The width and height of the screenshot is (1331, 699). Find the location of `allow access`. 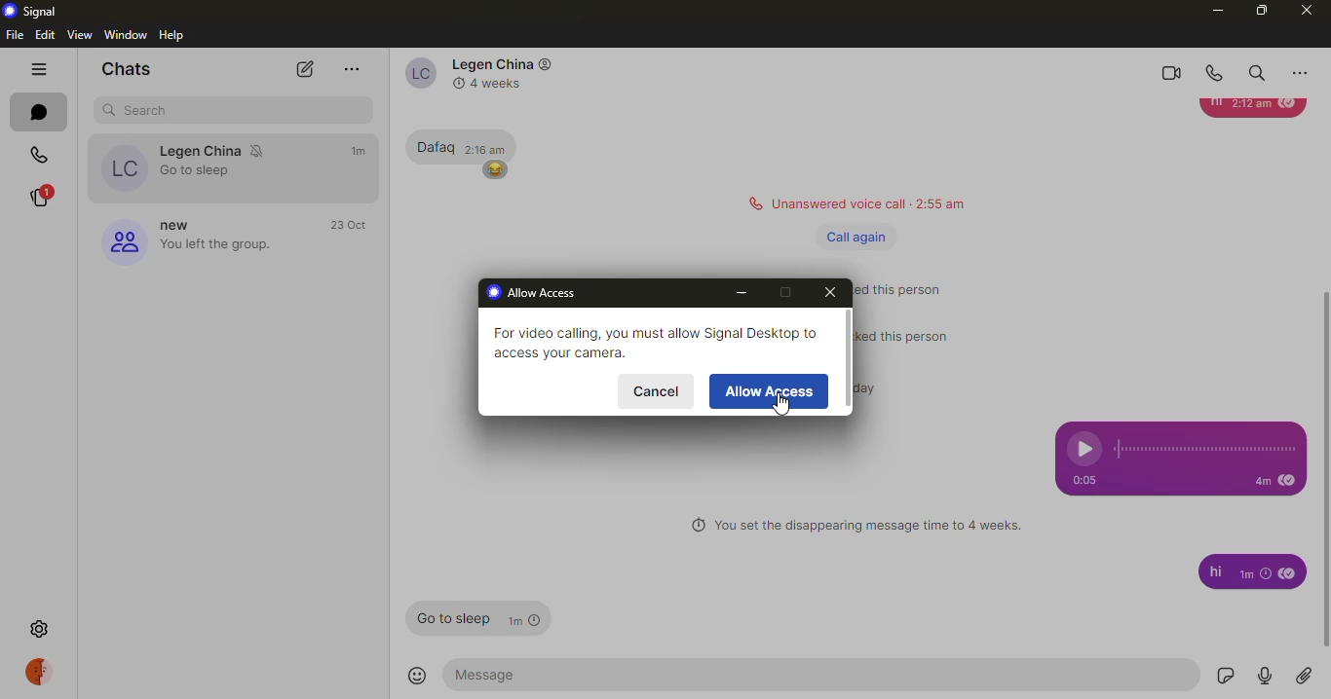

allow access is located at coordinates (537, 293).